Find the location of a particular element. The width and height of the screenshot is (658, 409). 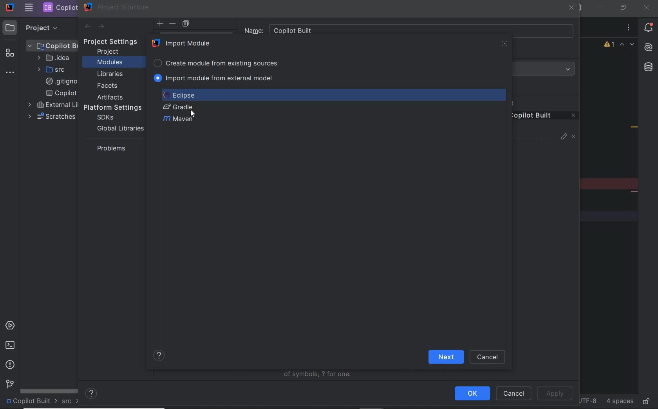

problems is located at coordinates (11, 365).